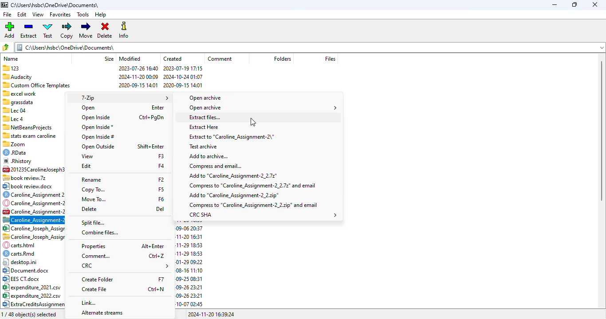 The height and width of the screenshot is (319, 606). Describe the element at coordinates (125, 266) in the screenshot. I see `CRC` at that location.